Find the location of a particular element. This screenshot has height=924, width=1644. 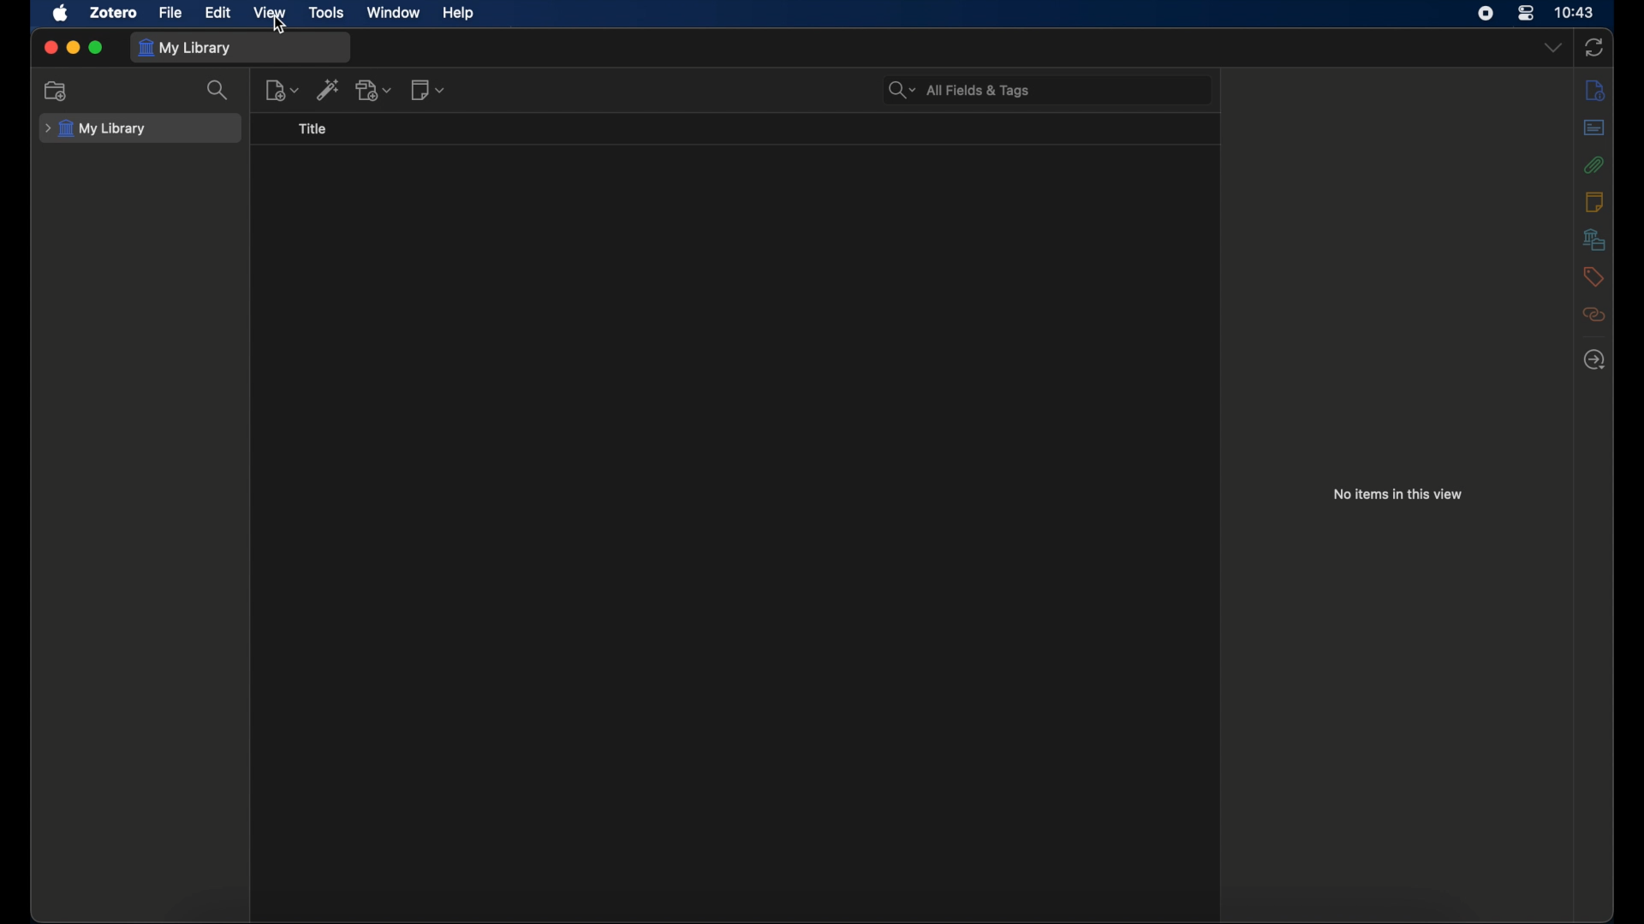

related is located at coordinates (1593, 314).